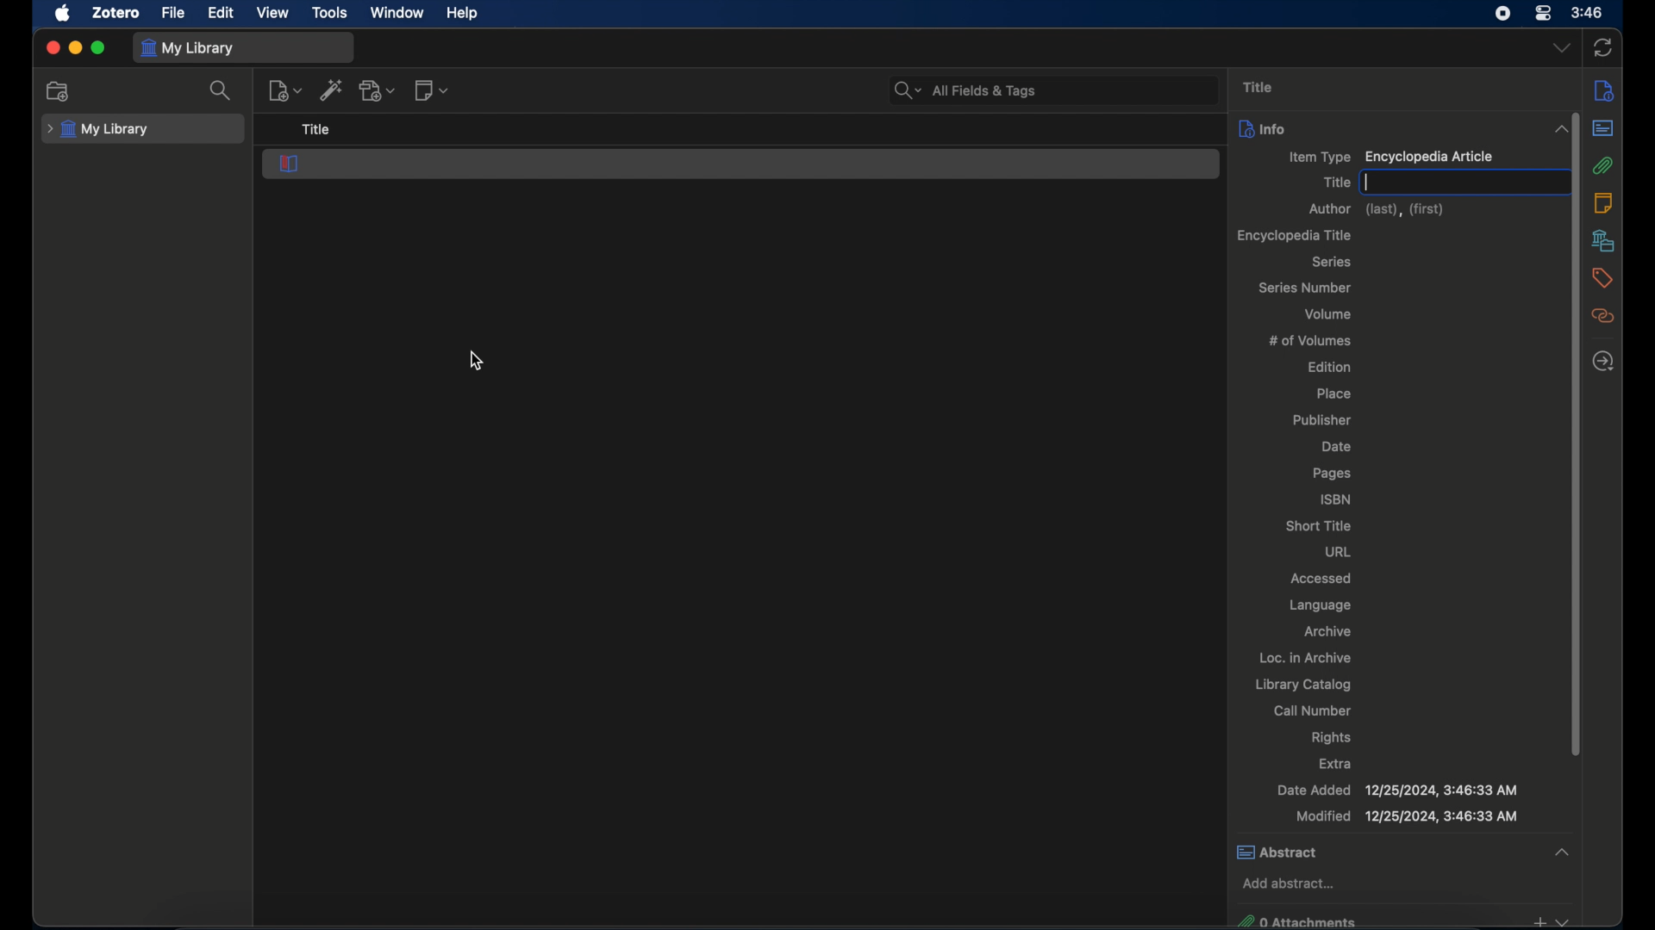  Describe the element at coordinates (1340, 551) in the screenshot. I see `url` at that location.